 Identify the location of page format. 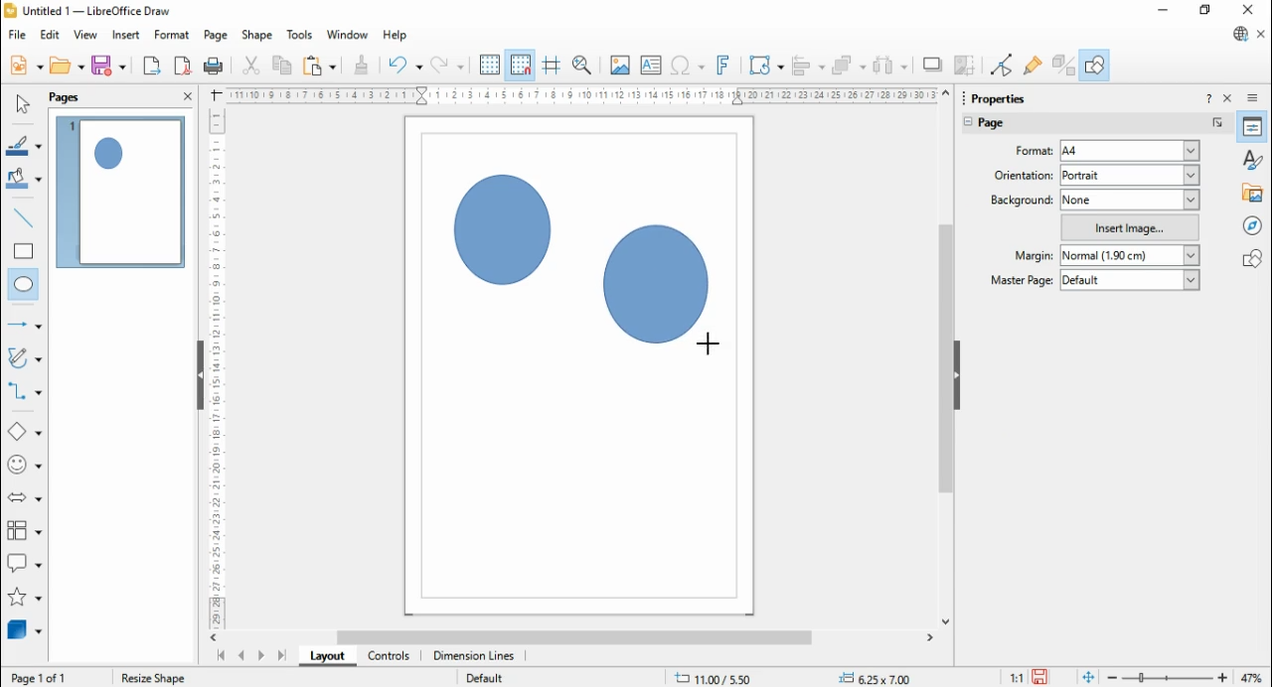
(1028, 151).